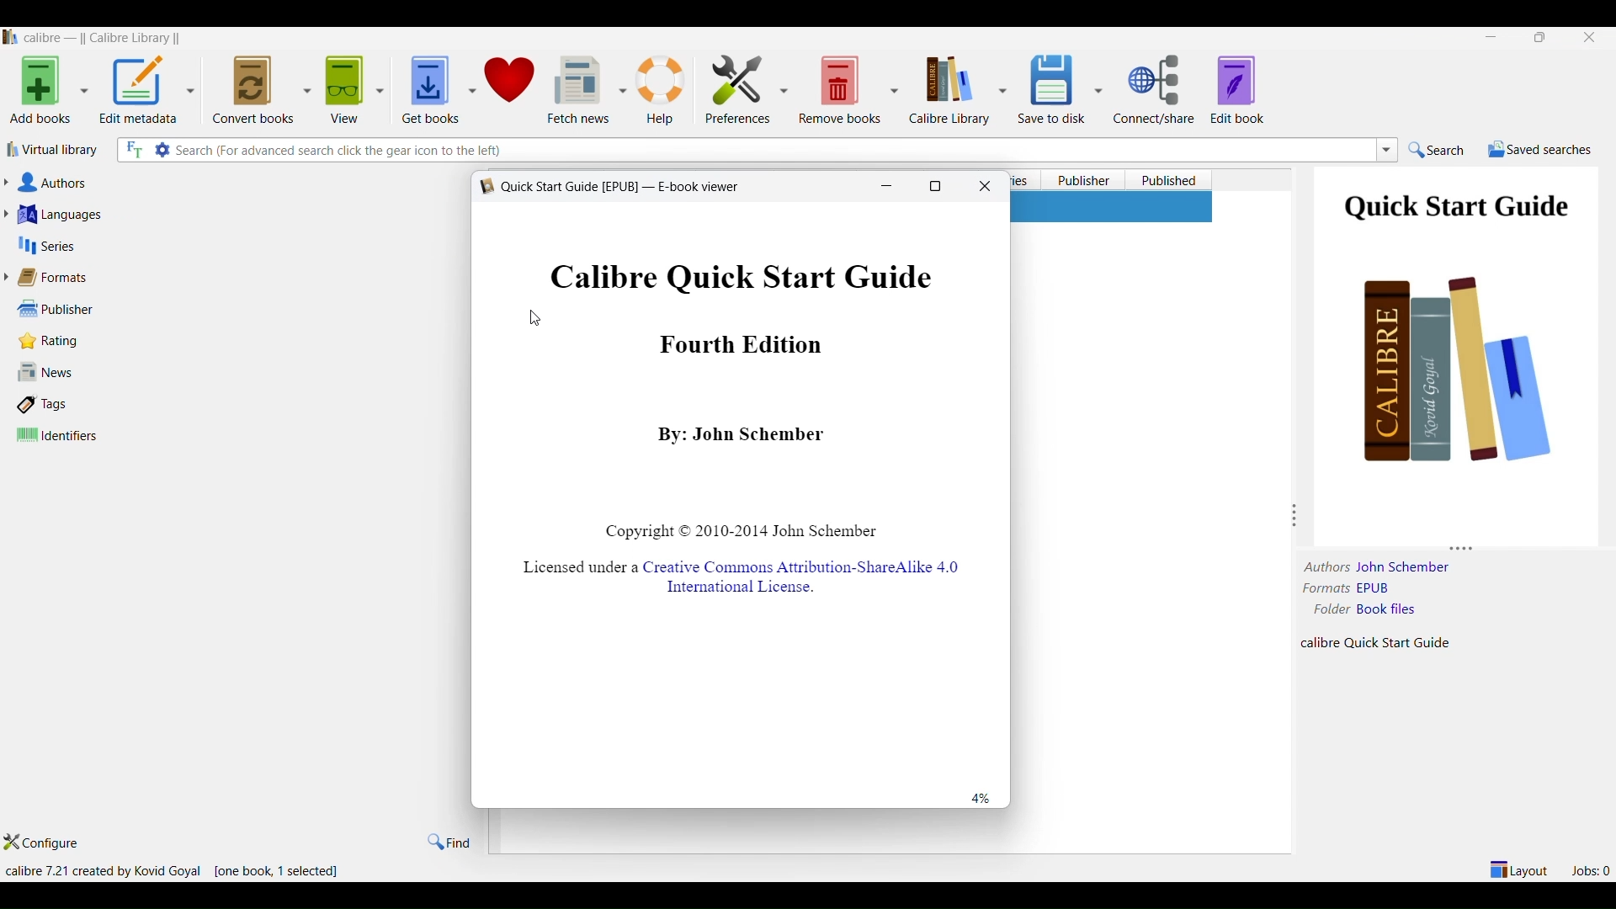  I want to click on virtual library, so click(58, 149).